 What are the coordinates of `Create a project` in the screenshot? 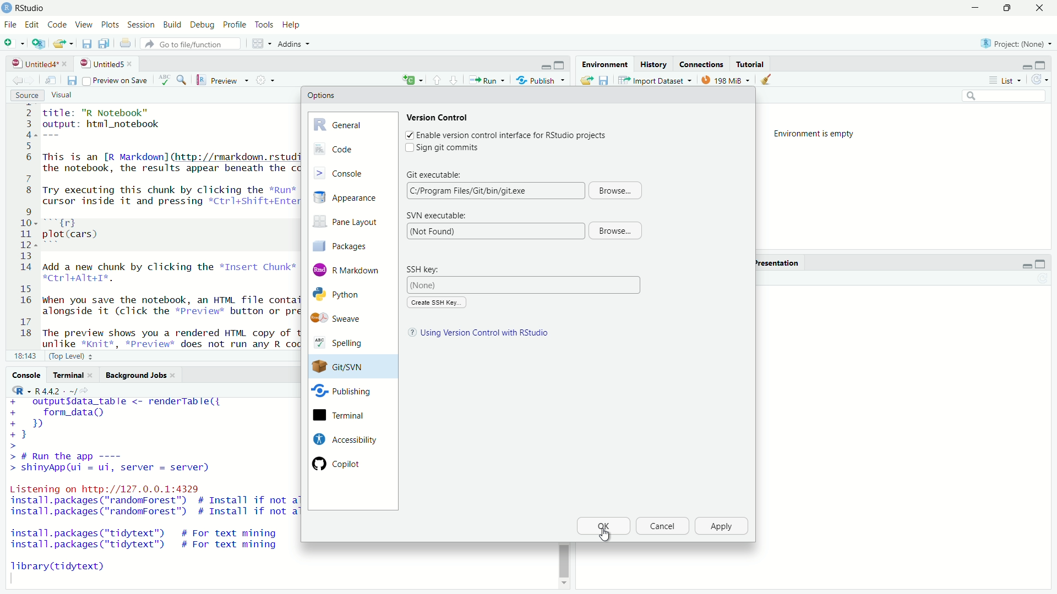 It's located at (39, 43).